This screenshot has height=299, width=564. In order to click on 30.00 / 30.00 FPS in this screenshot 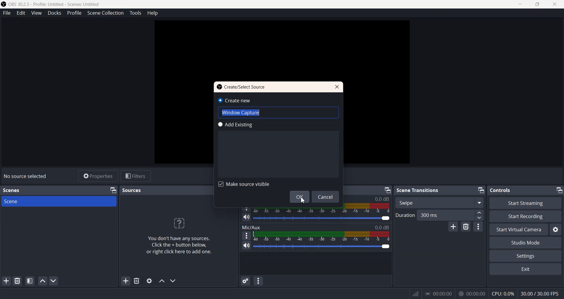, I will do `click(540, 293)`.